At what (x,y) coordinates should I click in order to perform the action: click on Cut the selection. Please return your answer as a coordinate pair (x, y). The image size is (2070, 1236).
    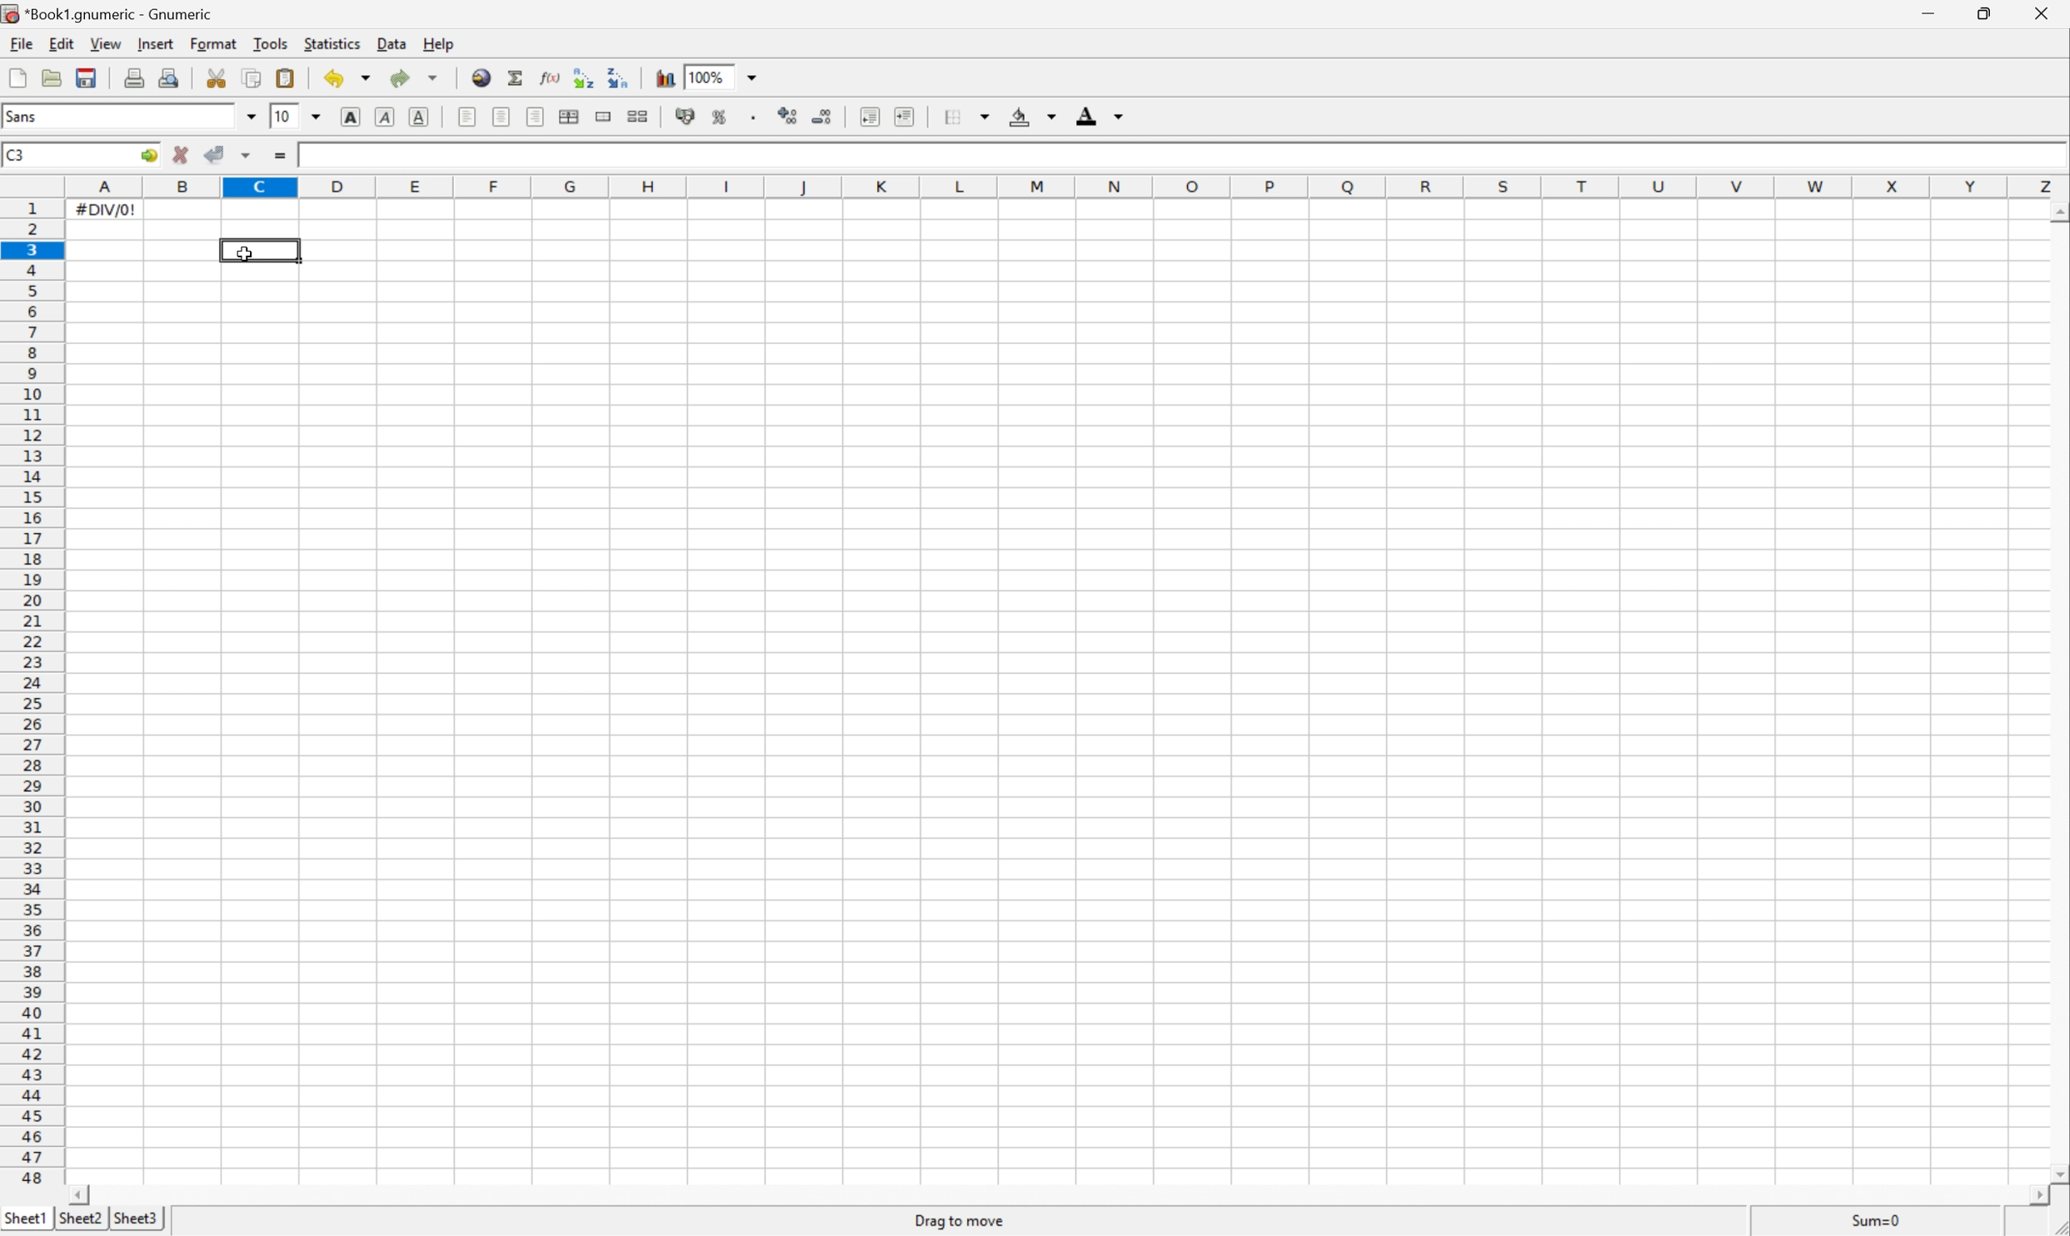
    Looking at the image, I should click on (217, 77).